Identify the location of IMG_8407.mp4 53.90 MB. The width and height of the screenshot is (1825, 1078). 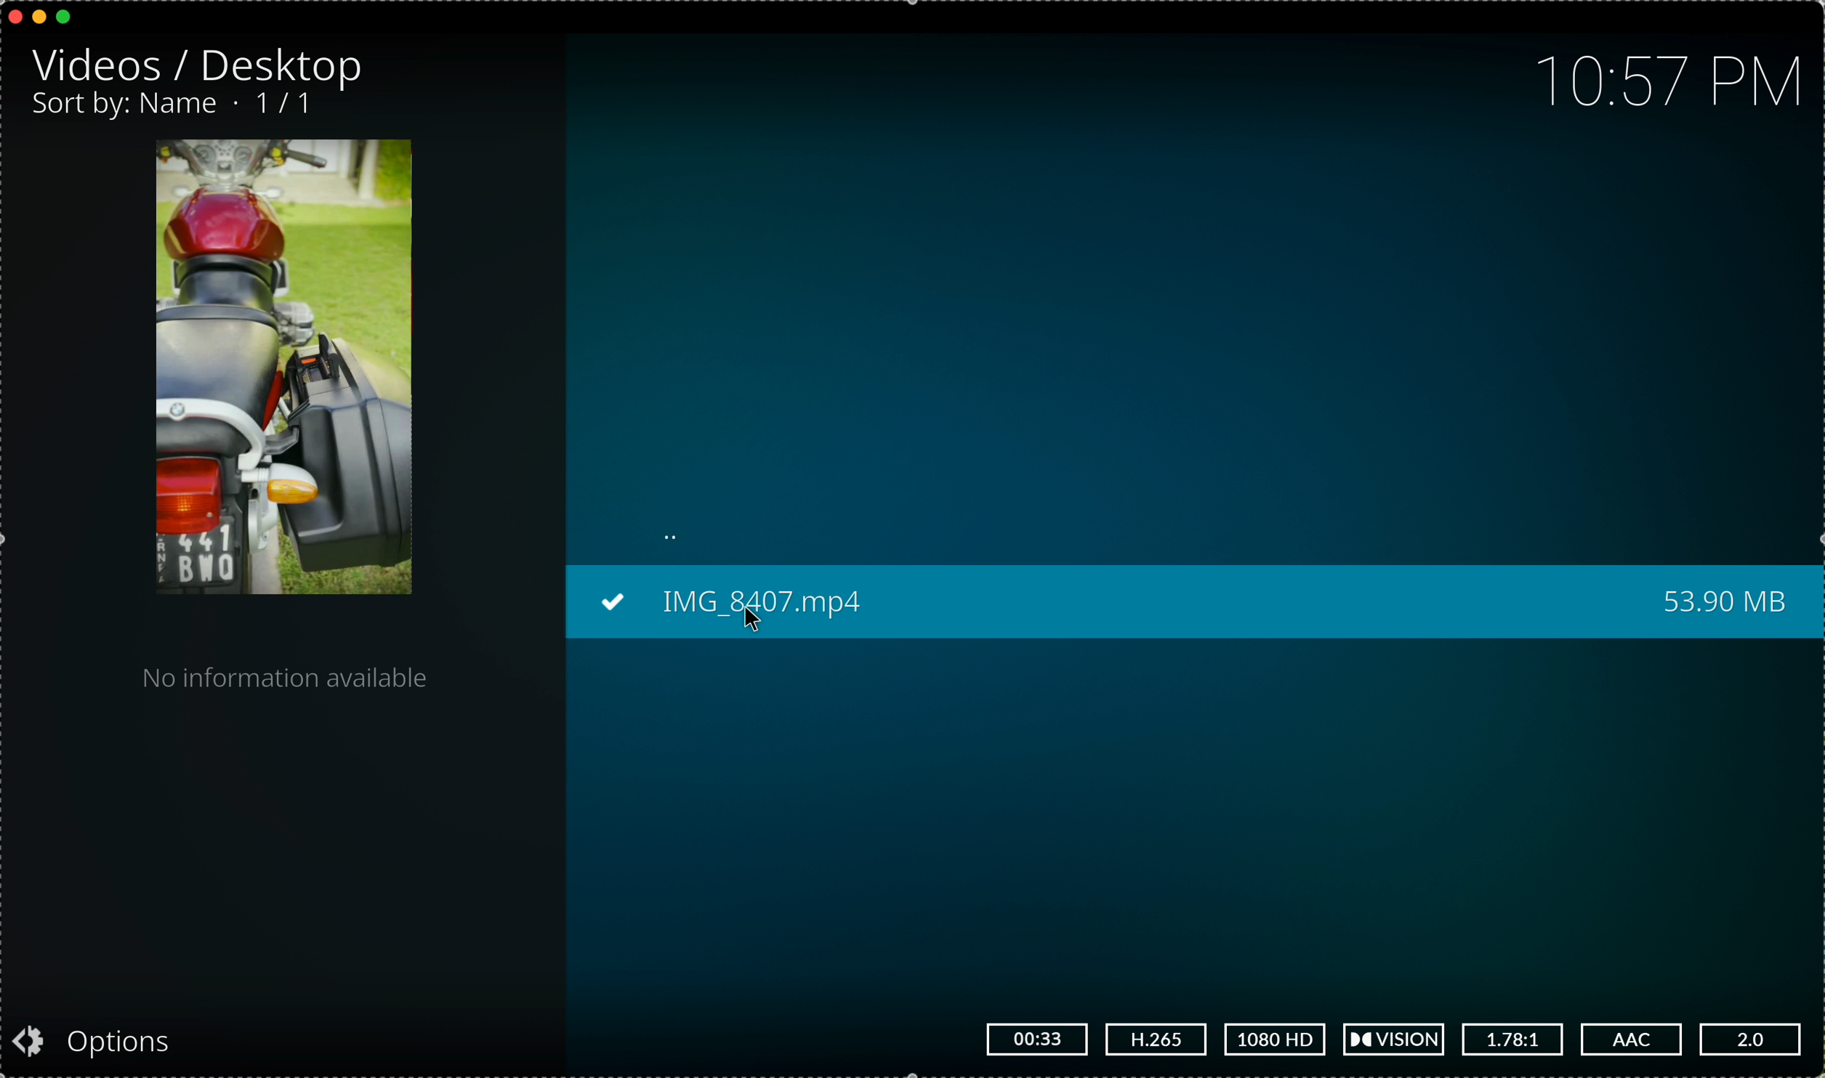
(1197, 603).